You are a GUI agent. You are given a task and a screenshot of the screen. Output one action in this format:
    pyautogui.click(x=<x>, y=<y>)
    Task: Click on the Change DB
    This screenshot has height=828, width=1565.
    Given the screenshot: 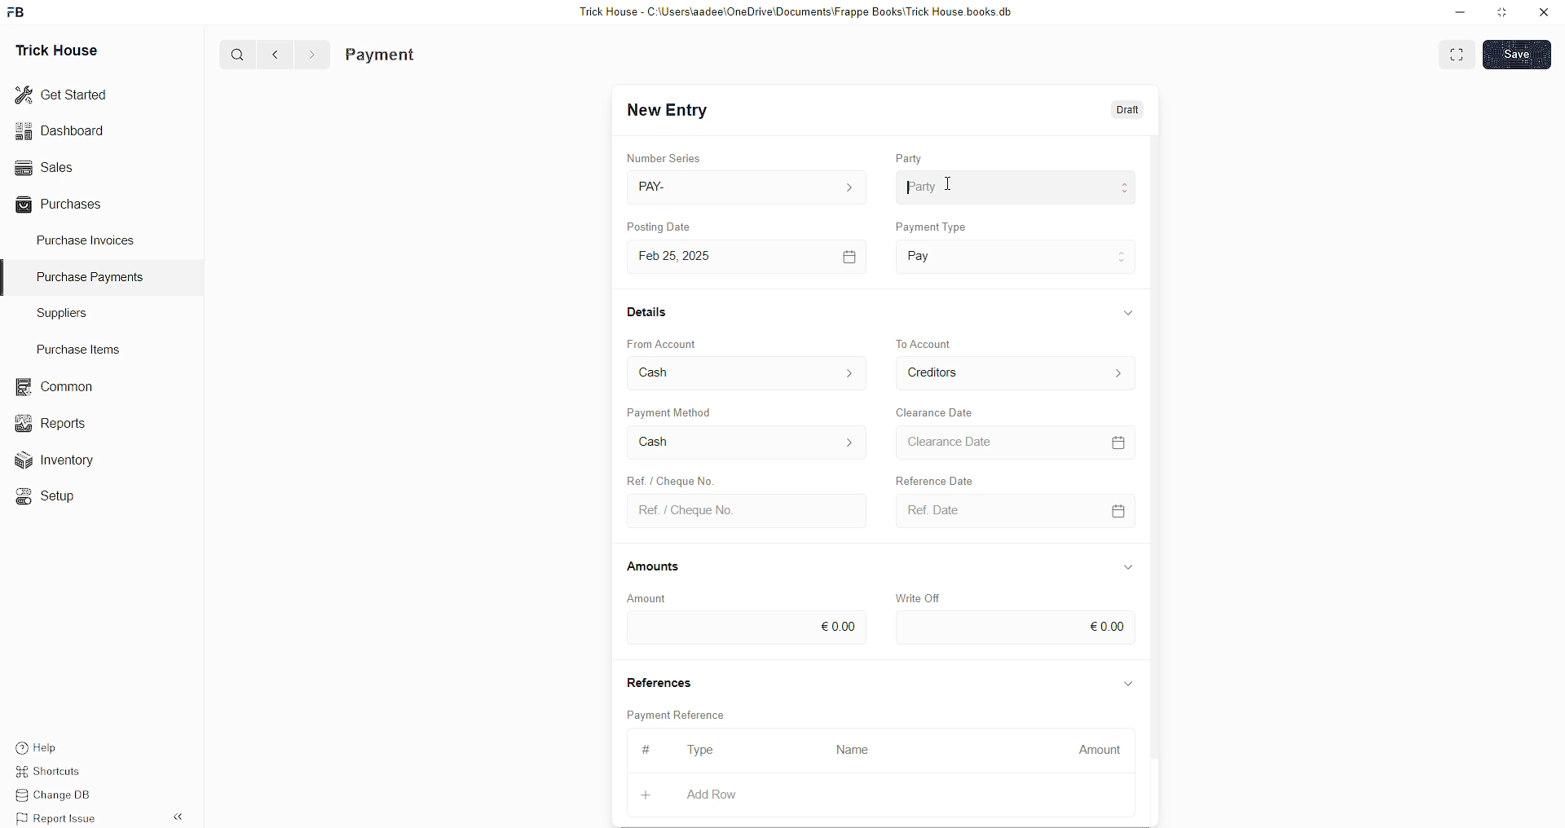 What is the action you would take?
    pyautogui.click(x=62, y=796)
    